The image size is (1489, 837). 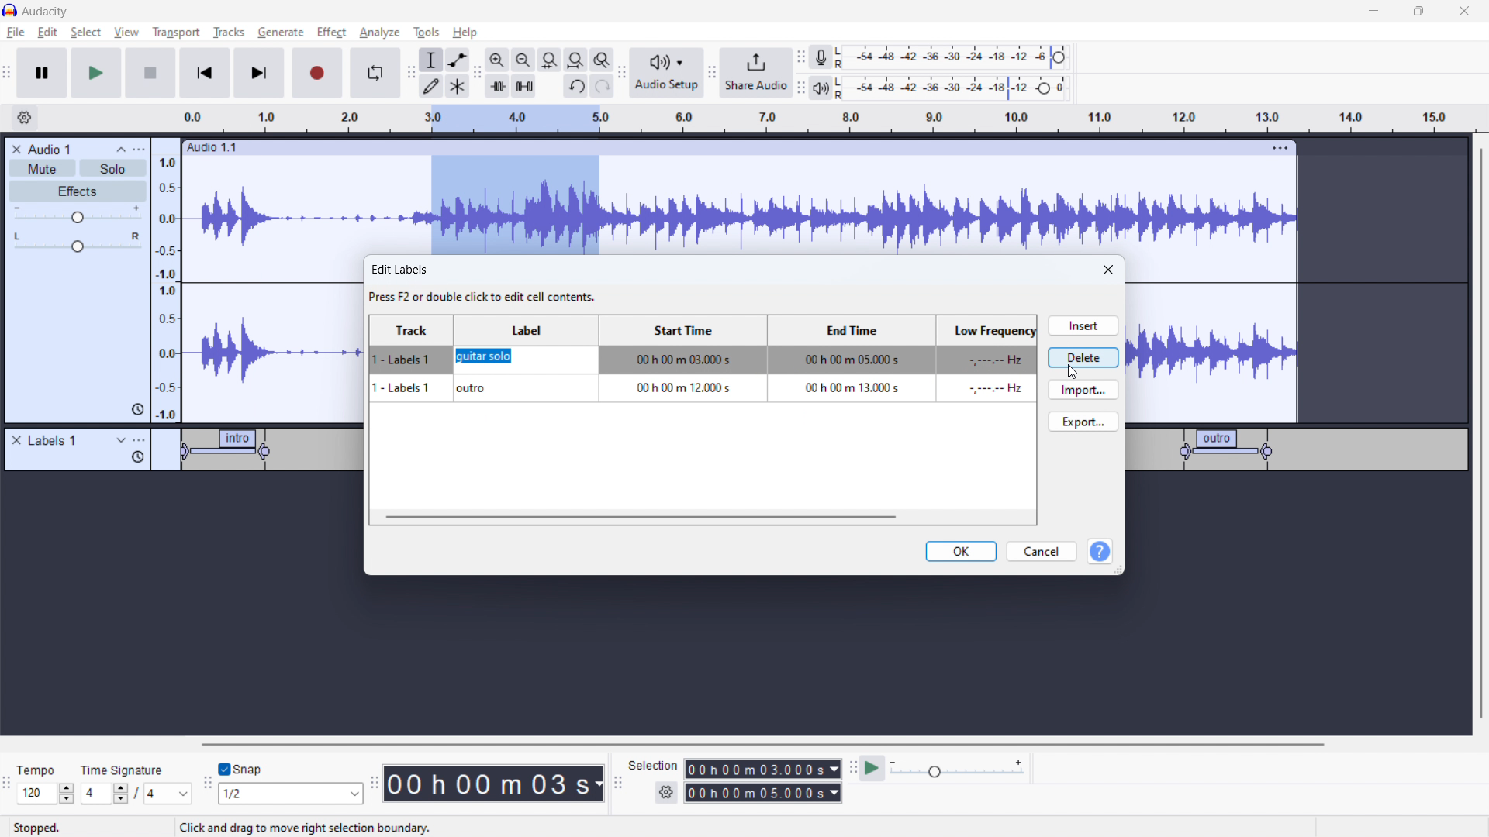 What do you see at coordinates (467, 33) in the screenshot?
I see `help` at bounding box center [467, 33].